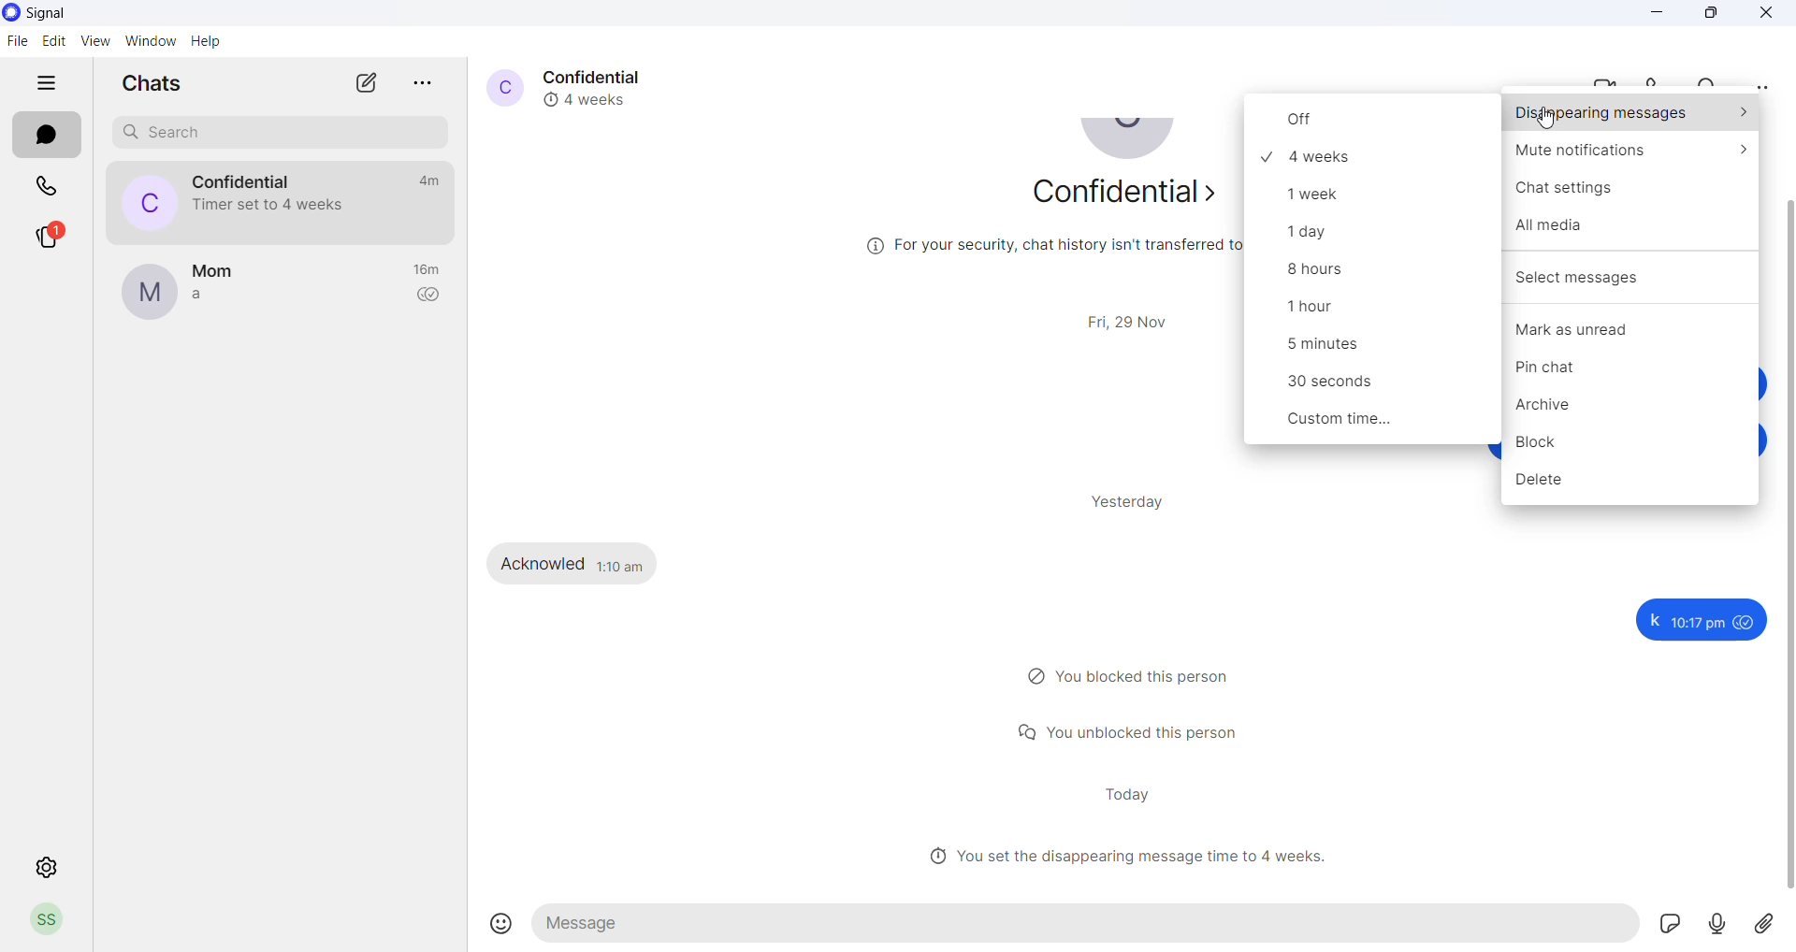 This screenshot has width=1796, height=952. What do you see at coordinates (207, 42) in the screenshot?
I see `help` at bounding box center [207, 42].